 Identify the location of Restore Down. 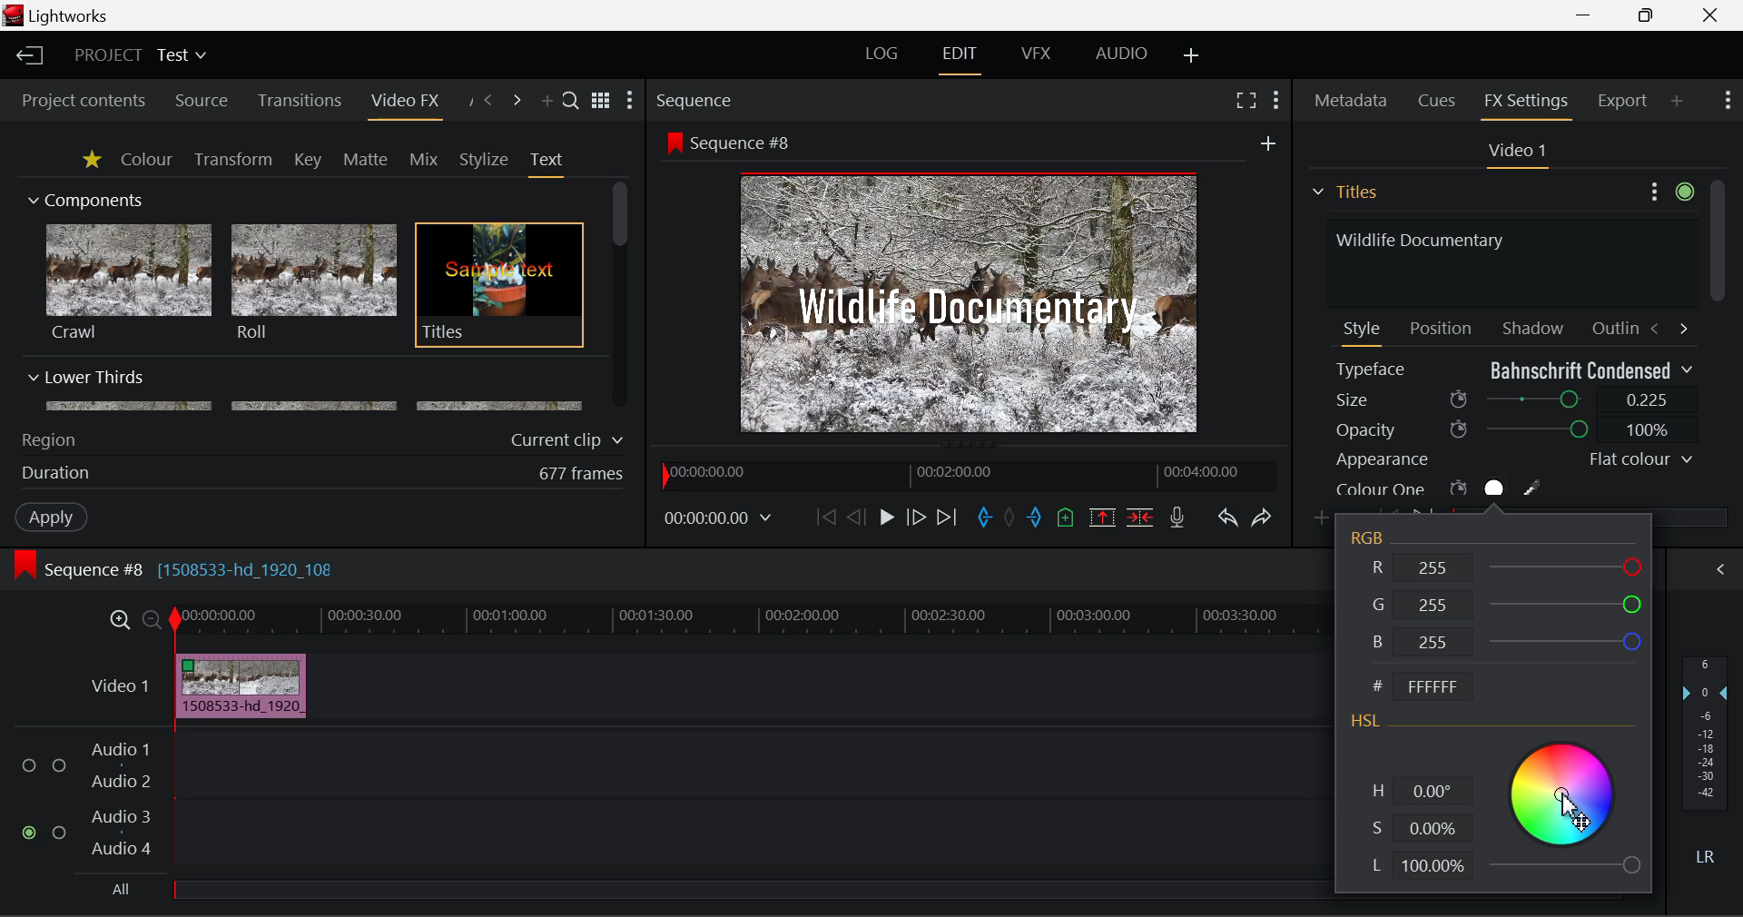
(1585, 13).